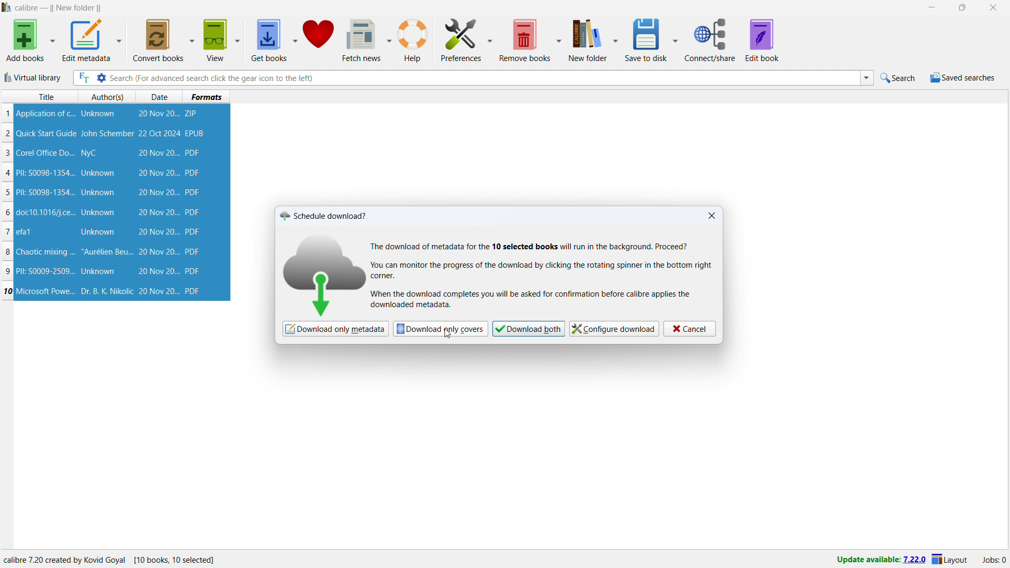 The width and height of the screenshot is (1010, 568). Describe the element at coordinates (47, 212) in the screenshot. I see `doi:10.1016/j.ce...` at that location.